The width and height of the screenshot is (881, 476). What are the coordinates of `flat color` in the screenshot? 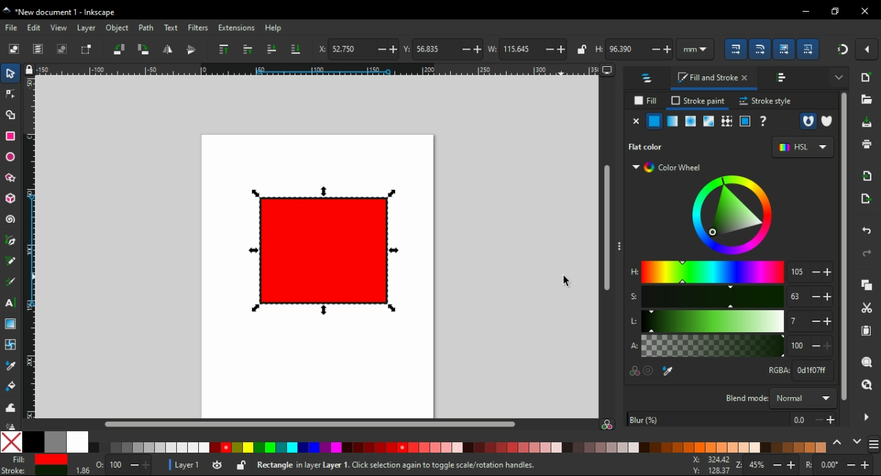 It's located at (655, 121).